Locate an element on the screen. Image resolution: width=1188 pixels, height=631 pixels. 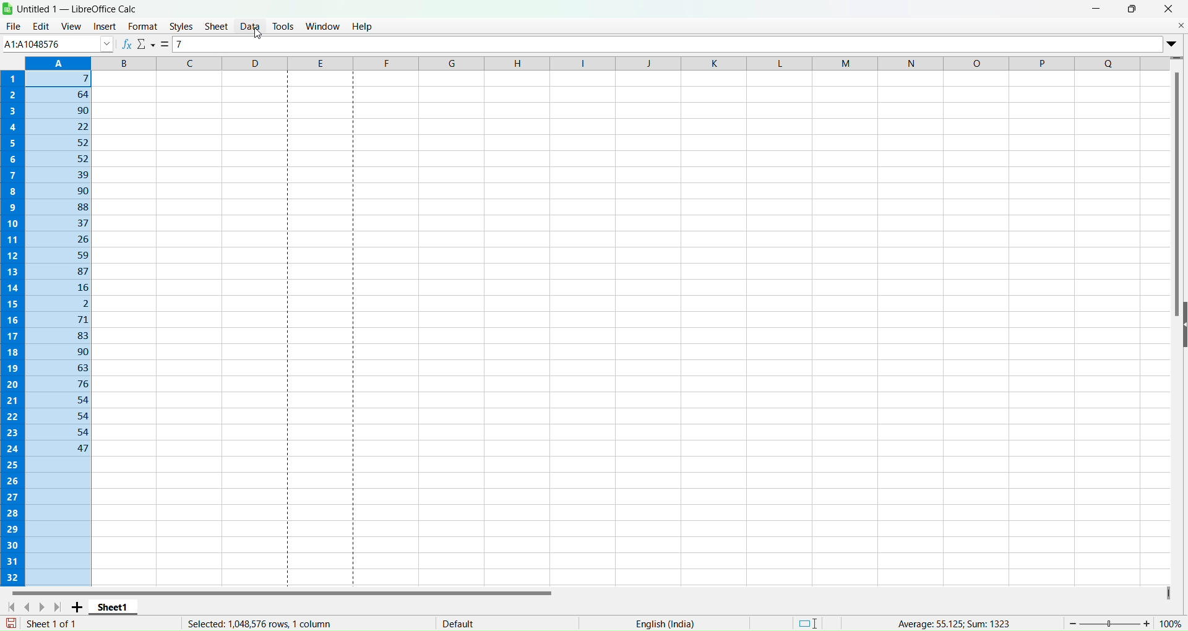
Default is located at coordinates (458, 620).